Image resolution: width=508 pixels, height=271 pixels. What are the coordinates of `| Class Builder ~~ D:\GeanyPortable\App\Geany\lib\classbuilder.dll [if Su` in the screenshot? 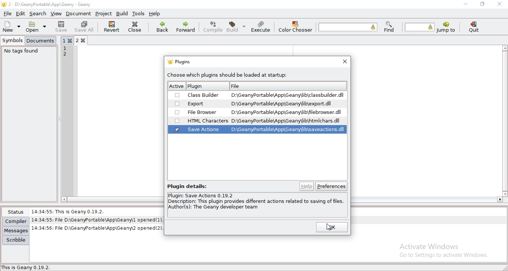 It's located at (258, 95).